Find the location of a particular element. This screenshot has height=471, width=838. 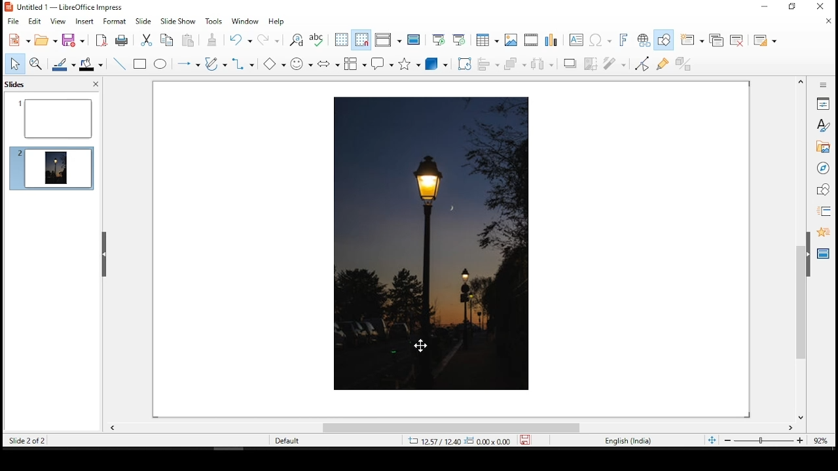

flowchart is located at coordinates (355, 63).